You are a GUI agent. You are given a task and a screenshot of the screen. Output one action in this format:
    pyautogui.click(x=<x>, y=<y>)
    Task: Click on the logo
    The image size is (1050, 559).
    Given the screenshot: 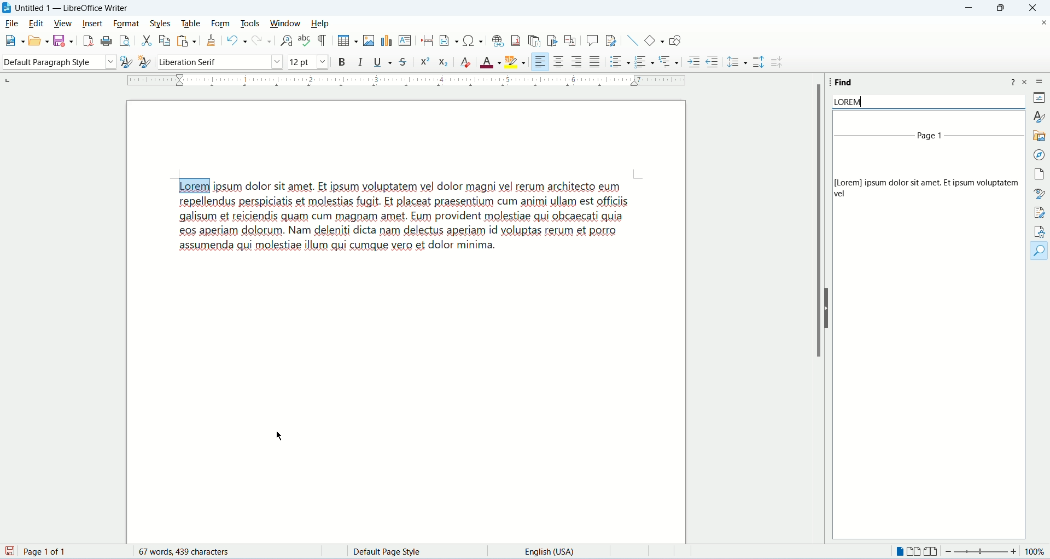 What is the action you would take?
    pyautogui.click(x=7, y=8)
    